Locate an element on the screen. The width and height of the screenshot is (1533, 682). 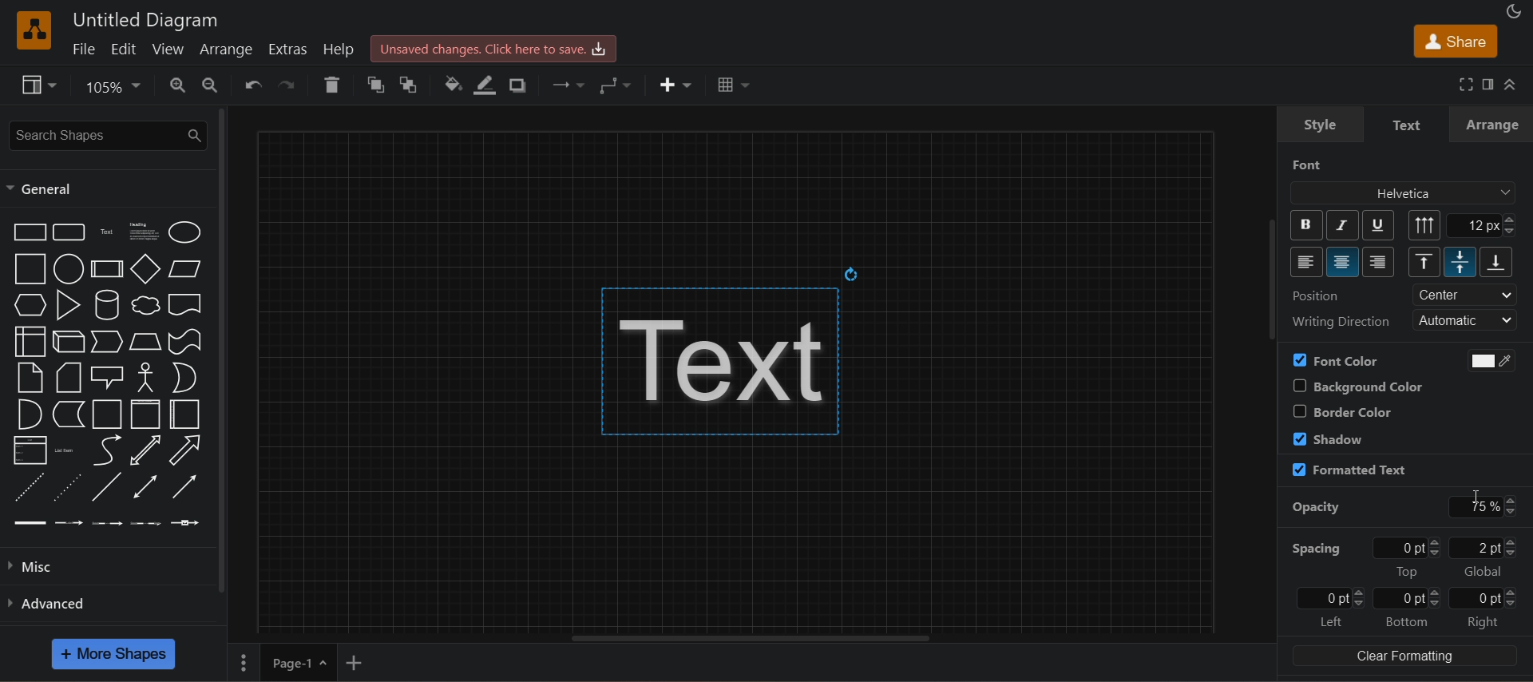
shadow is located at coordinates (1329, 438).